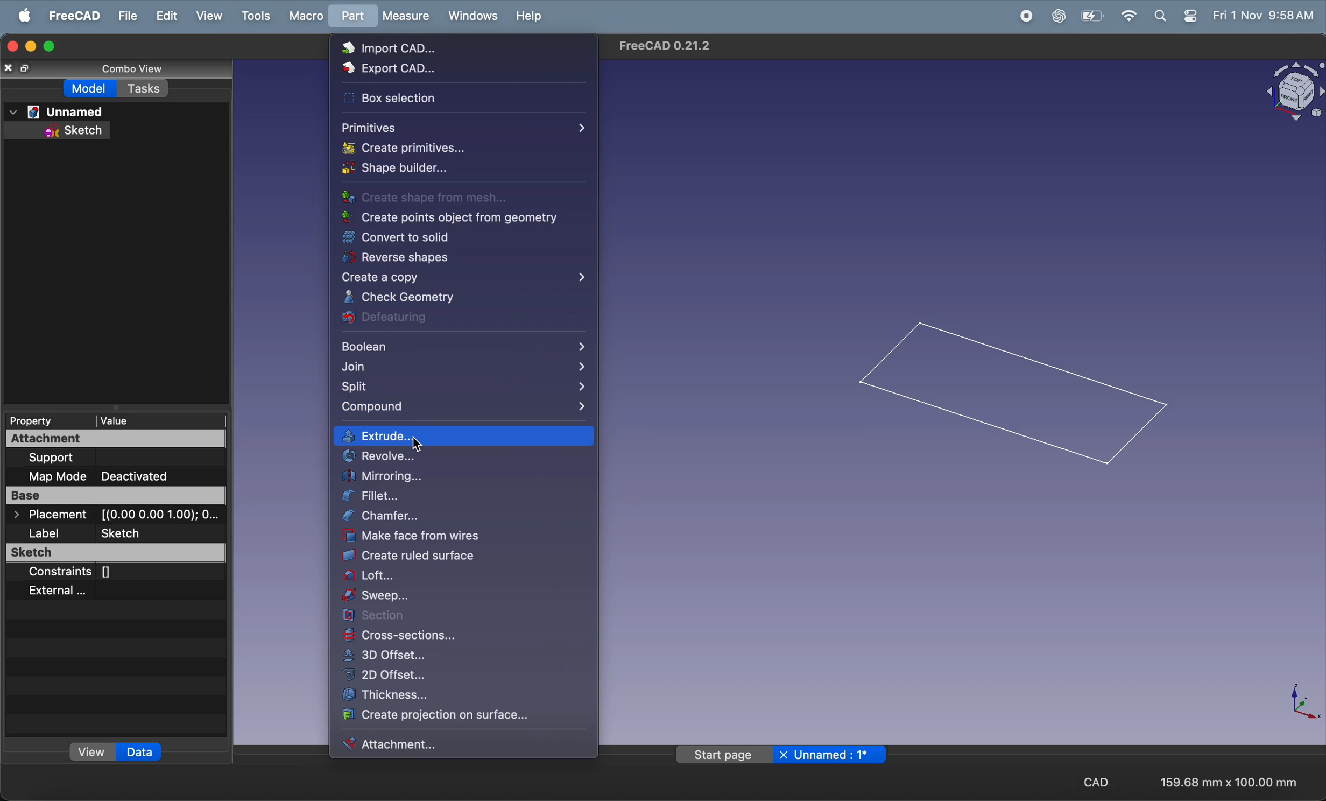 Image resolution: width=1326 pixels, height=801 pixels. What do you see at coordinates (438, 100) in the screenshot?
I see `box selection` at bounding box center [438, 100].